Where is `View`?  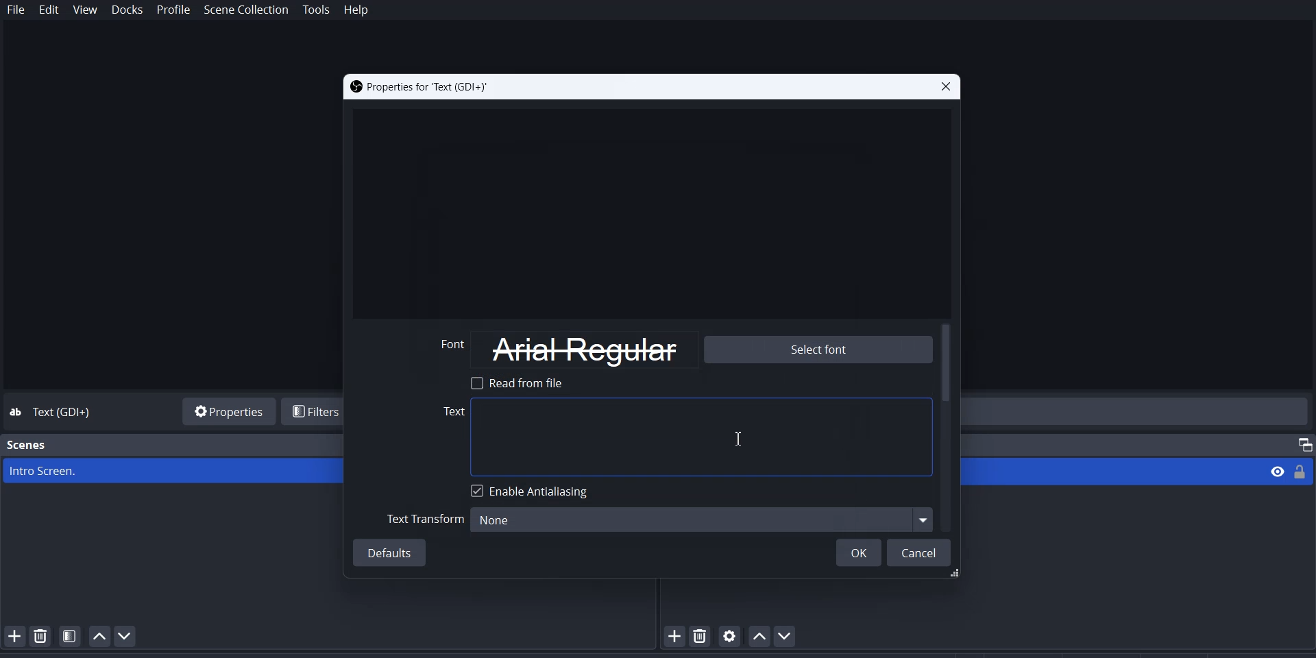
View is located at coordinates (86, 10).